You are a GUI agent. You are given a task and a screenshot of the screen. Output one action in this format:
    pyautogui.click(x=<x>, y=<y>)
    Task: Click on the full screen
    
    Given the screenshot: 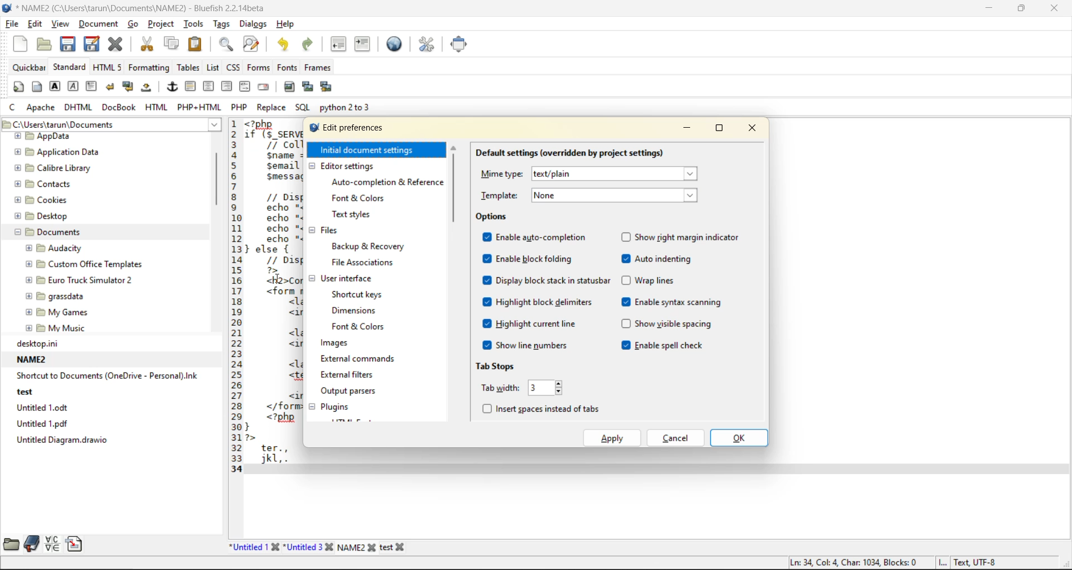 What is the action you would take?
    pyautogui.click(x=460, y=46)
    